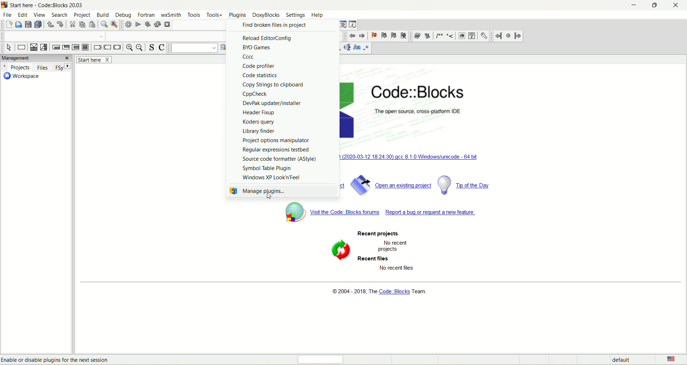 This screenshot has height=365, width=687. What do you see at coordinates (375, 259) in the screenshot?
I see `recent files` at bounding box center [375, 259].